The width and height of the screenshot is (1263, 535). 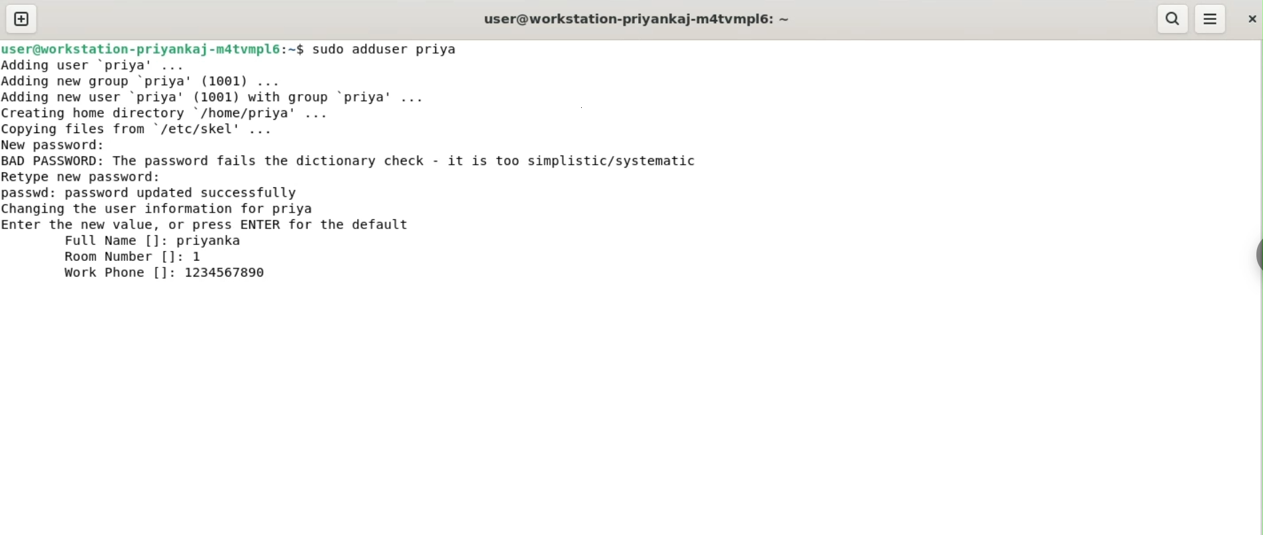 I want to click on Adding user ‘priya’ ...

Adding new group ‘priya’ (1001) ...

Adding new user ‘priya' (1001) with group ‘priya’ ...
Creating home directory /home/priya’ ...

Copving files from "/etc/skel' ..., so click(x=256, y=96).